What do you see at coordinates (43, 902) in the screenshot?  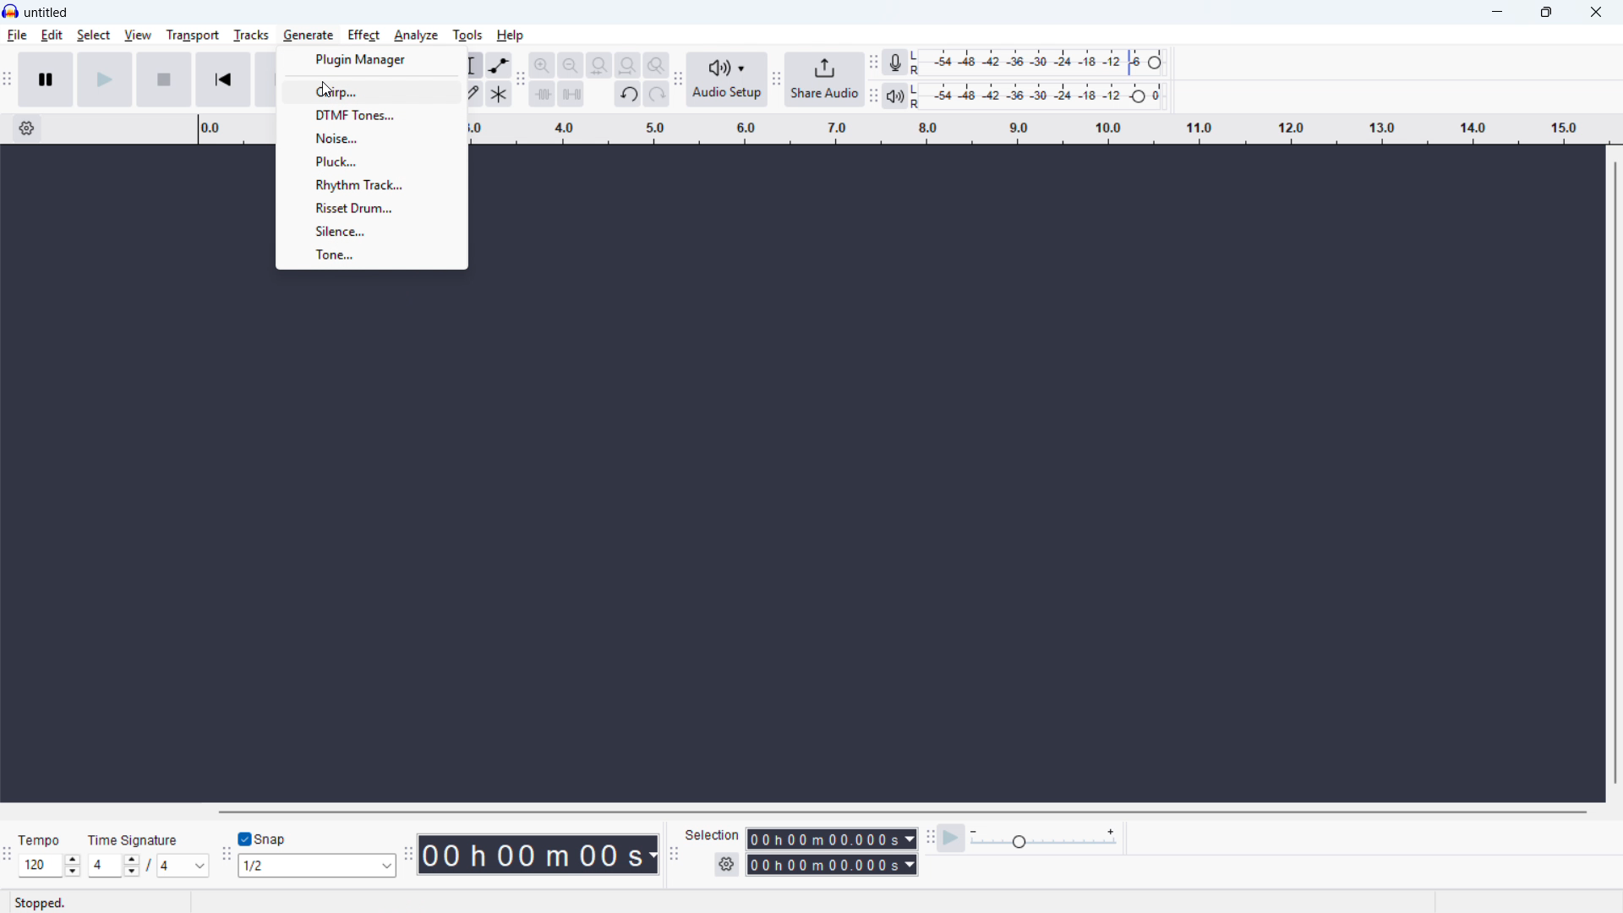 I see `Status: stopped` at bounding box center [43, 902].